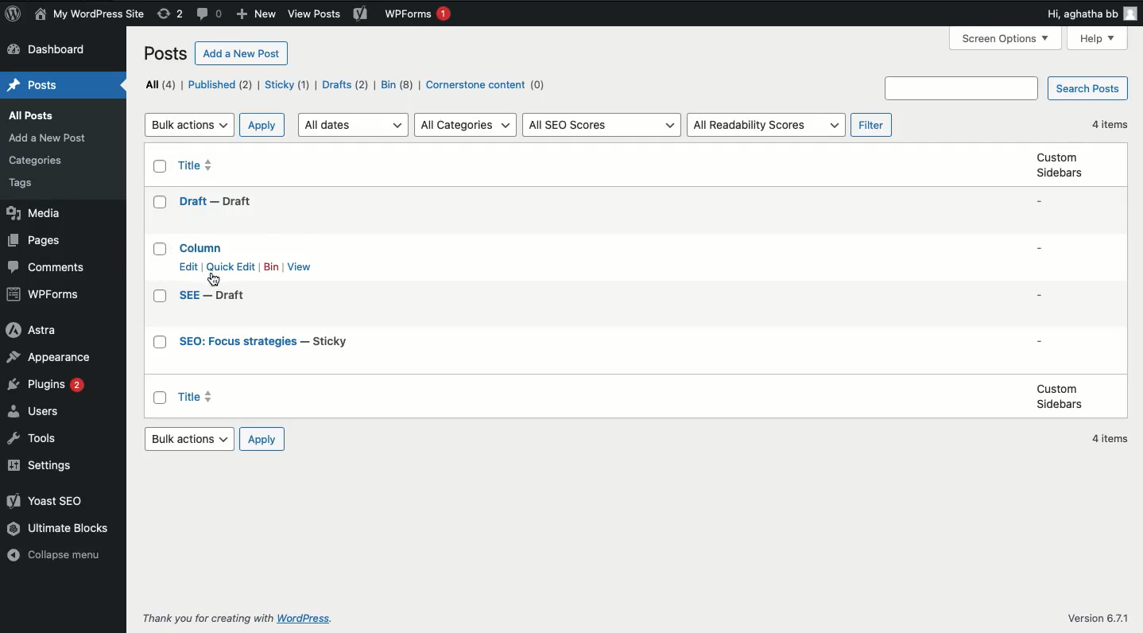  Describe the element at coordinates (33, 213) in the screenshot. I see `Media` at that location.